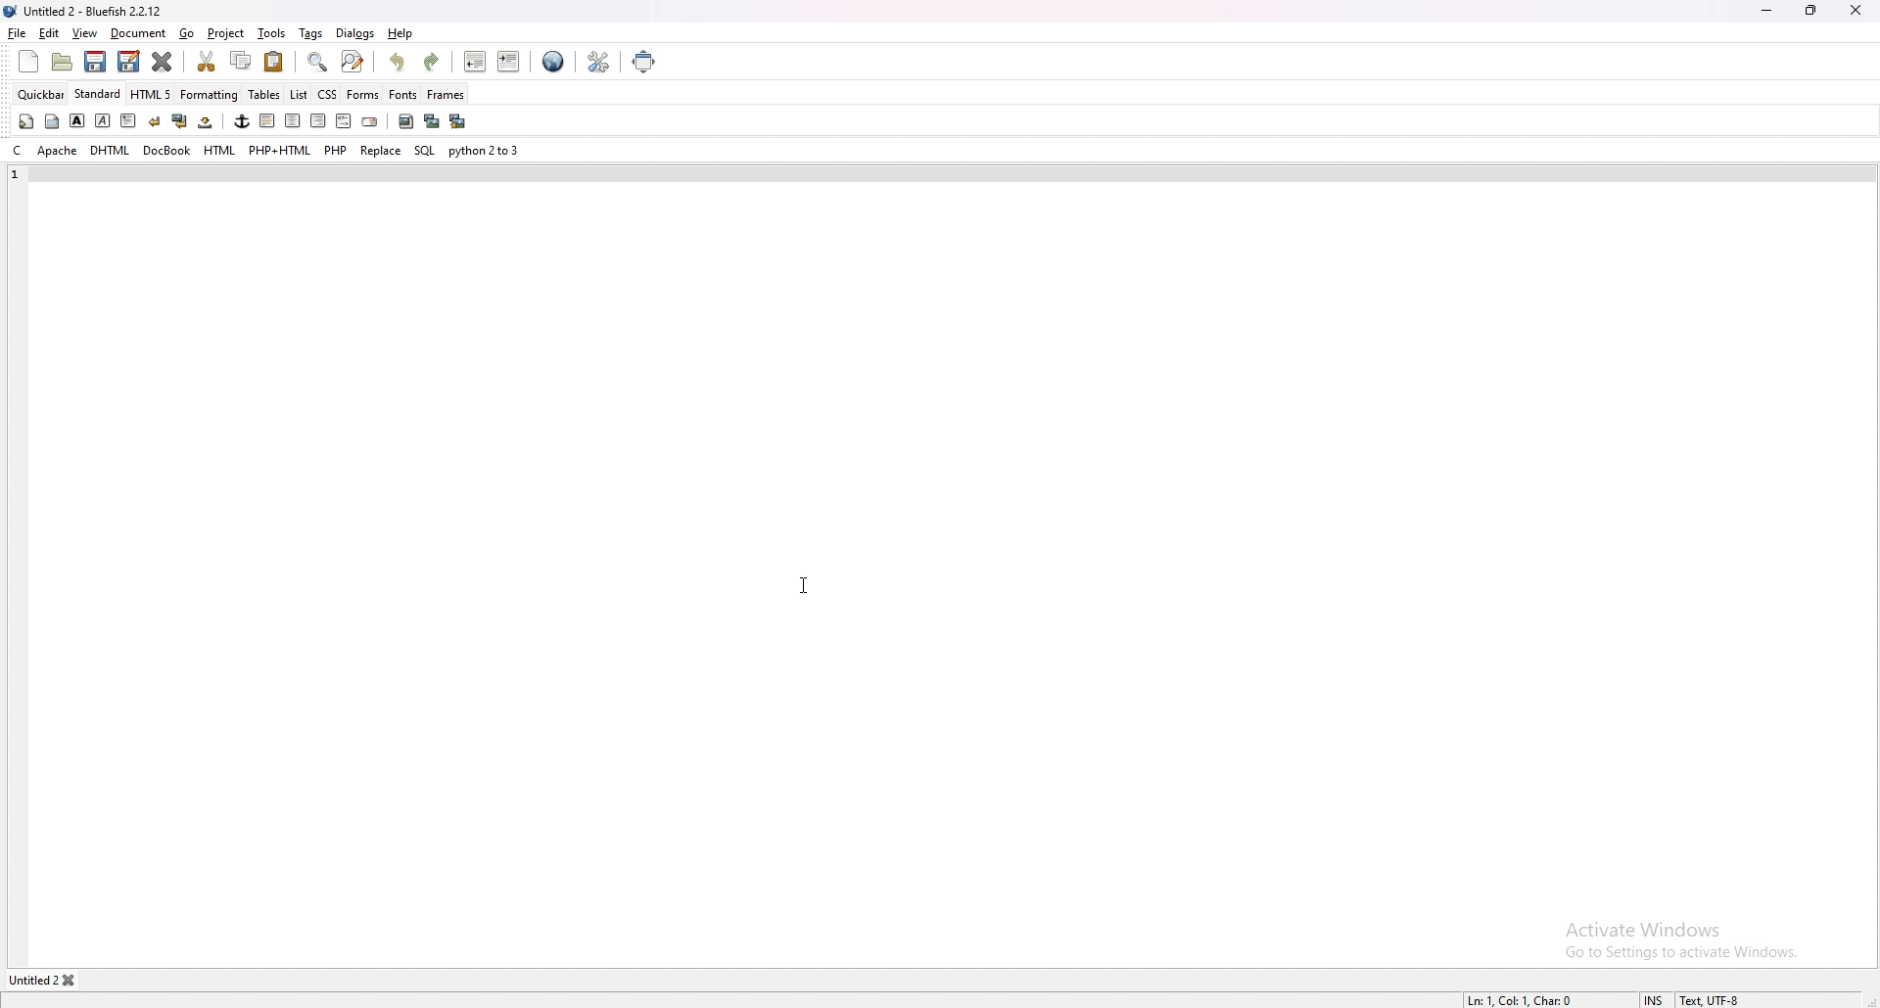 This screenshot has height=1008, width=1880. What do you see at coordinates (641, 62) in the screenshot?
I see `full screen` at bounding box center [641, 62].